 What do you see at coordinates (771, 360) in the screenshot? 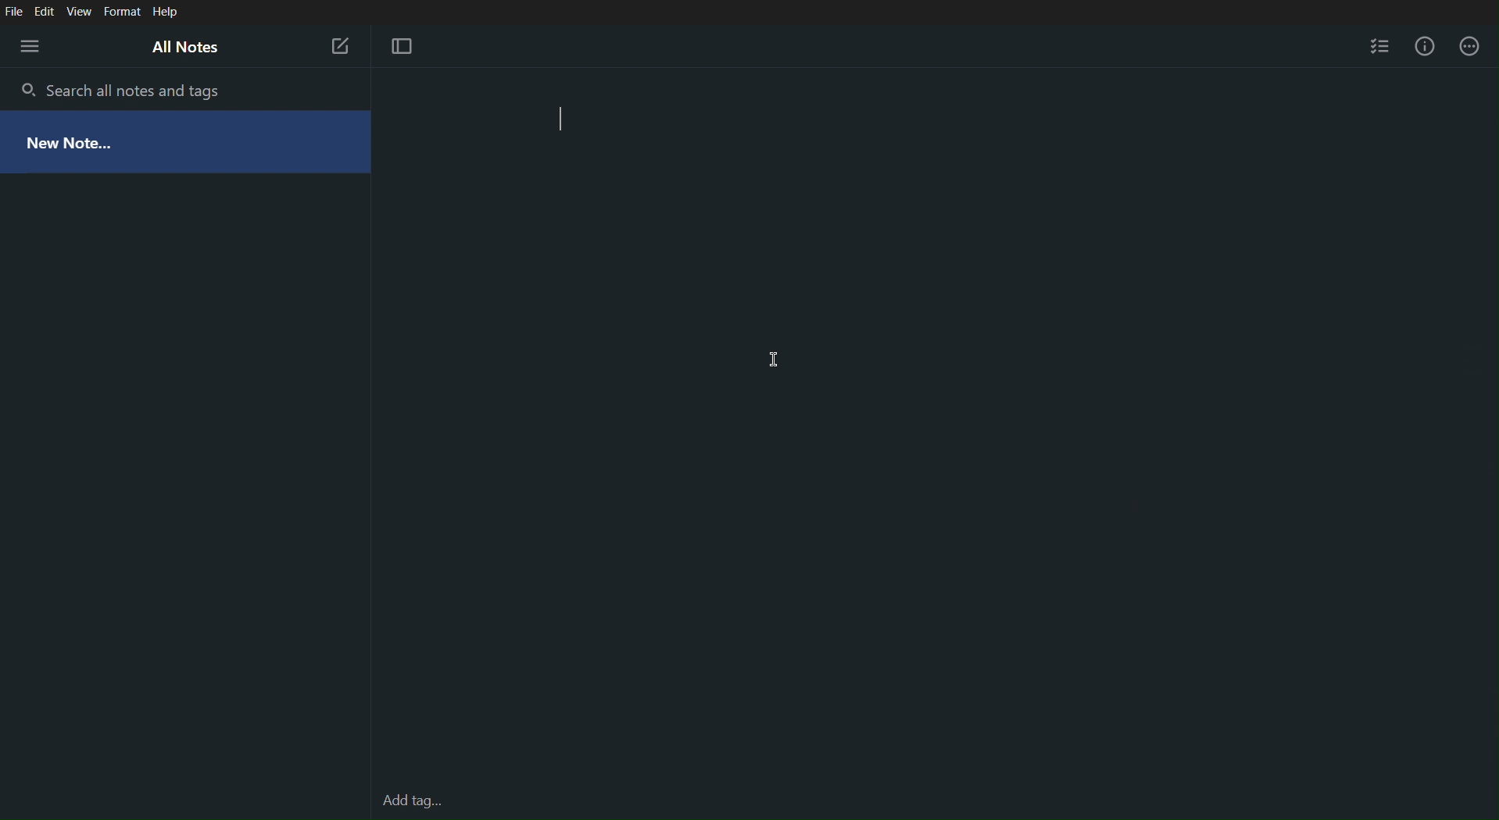
I see `Cursor` at bounding box center [771, 360].